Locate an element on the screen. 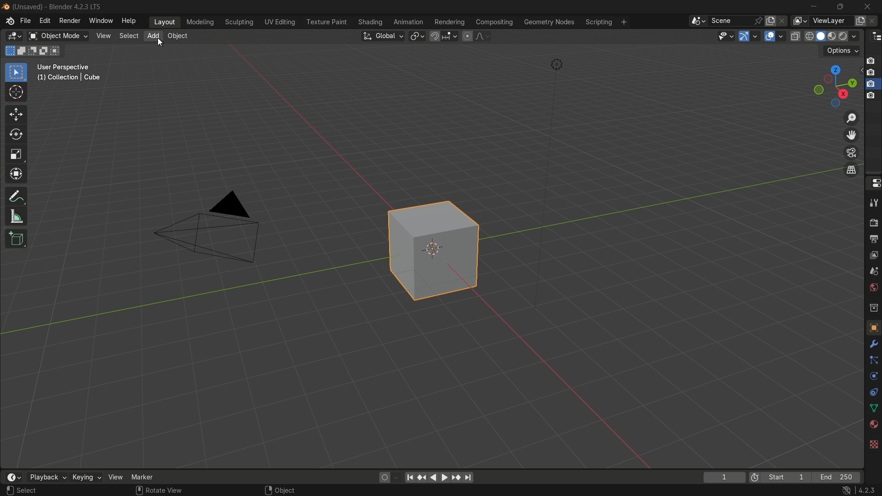 The height and width of the screenshot is (496, 882). select is located at coordinates (28, 490).